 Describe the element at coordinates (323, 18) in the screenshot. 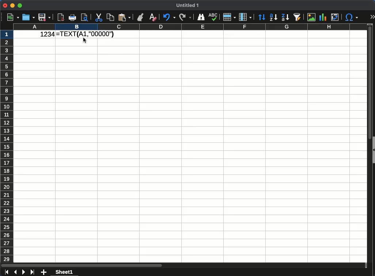

I see `chart` at that location.